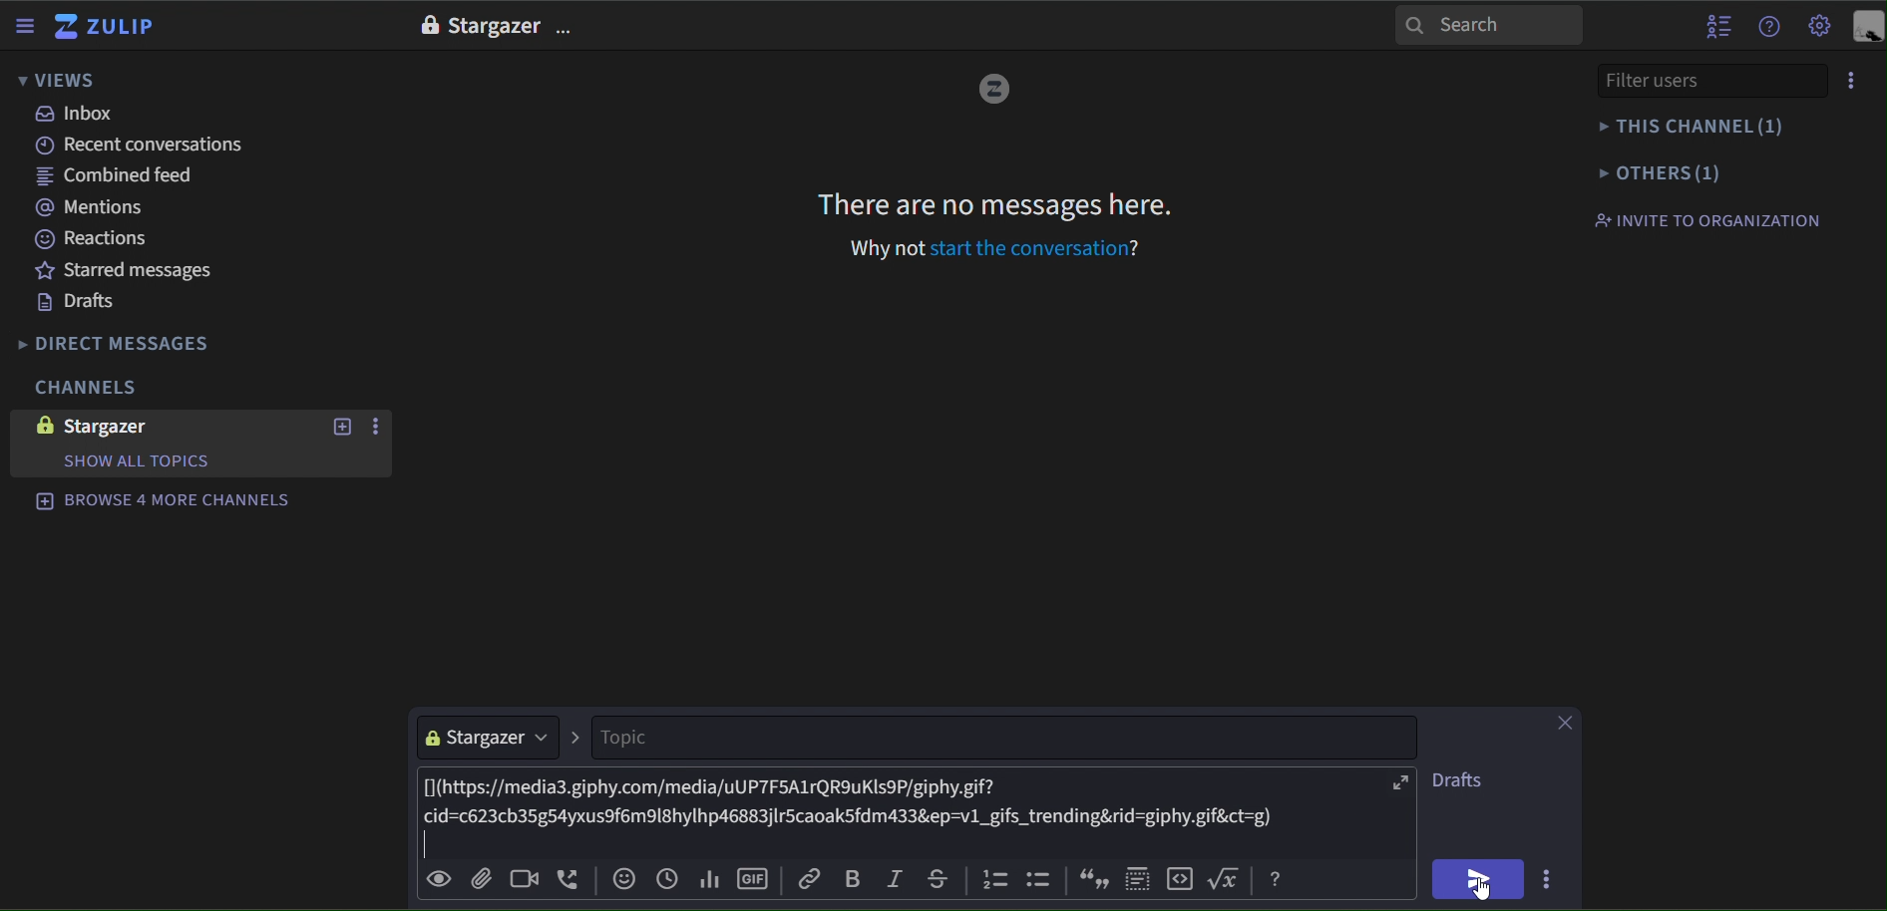 This screenshot has width=1887, height=911. Describe the element at coordinates (1139, 875) in the screenshot. I see `icon` at that location.